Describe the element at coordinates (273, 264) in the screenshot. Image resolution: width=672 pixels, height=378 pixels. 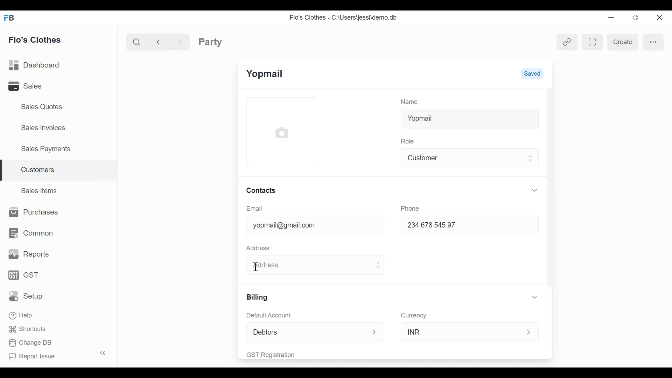
I see `Address` at that location.